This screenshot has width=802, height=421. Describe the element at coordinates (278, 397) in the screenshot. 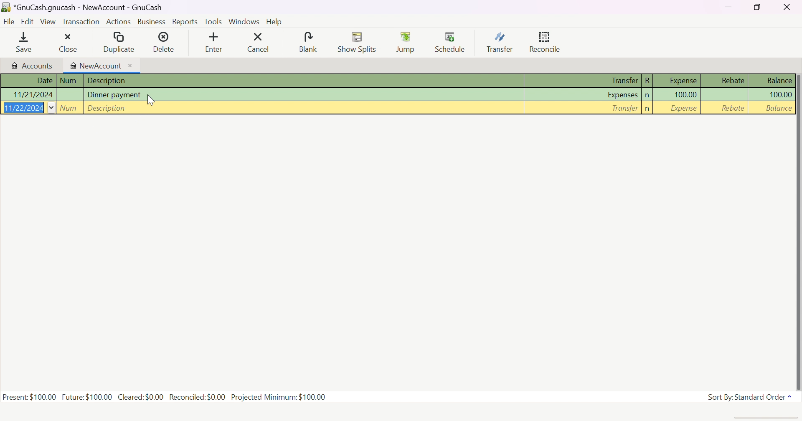

I see `Projected Minimum: $100.00` at that location.